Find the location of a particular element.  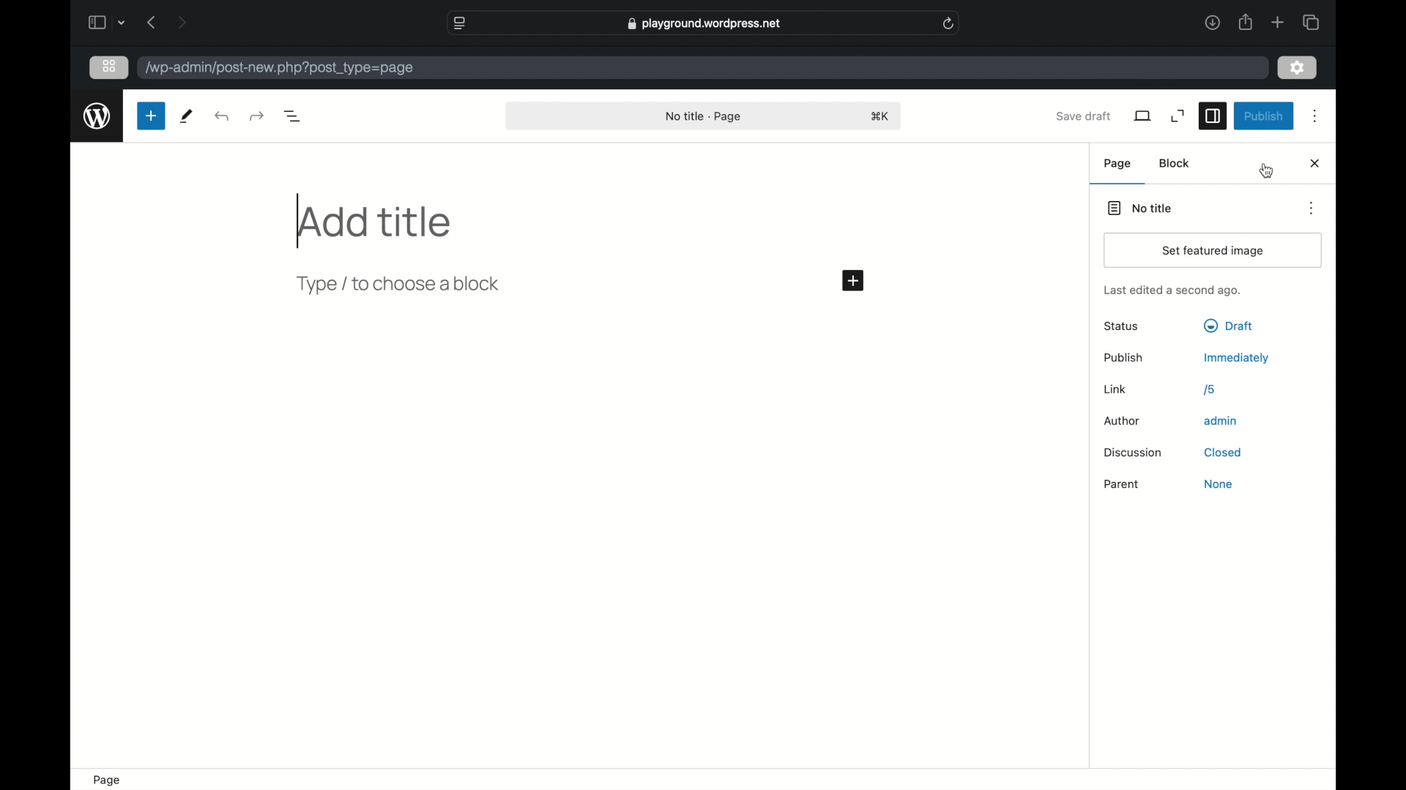

sidebar is located at coordinates (1213, 117).